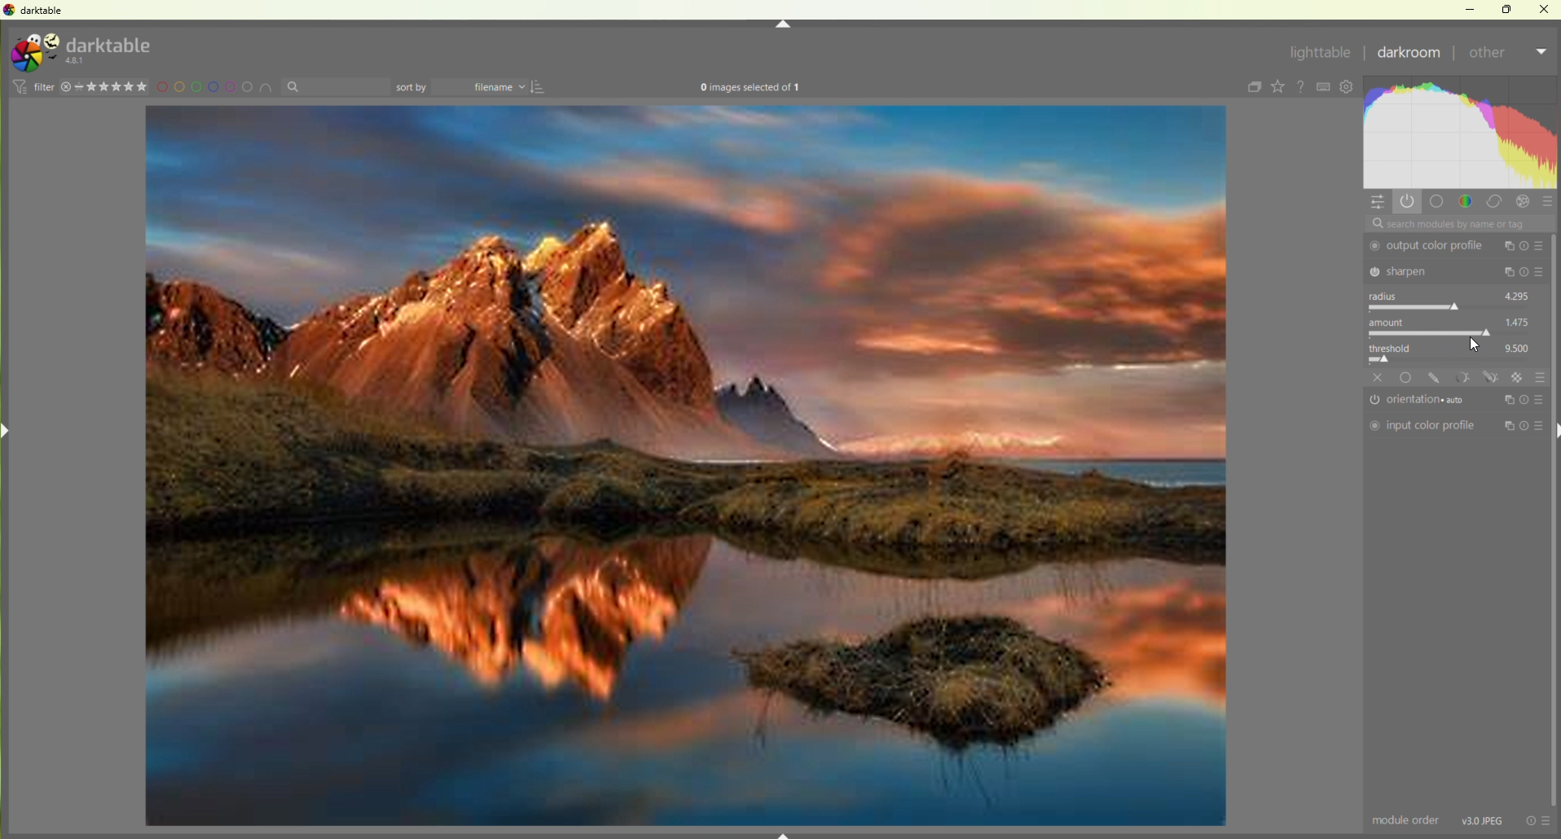  I want to click on input slider, so click(1452, 333).